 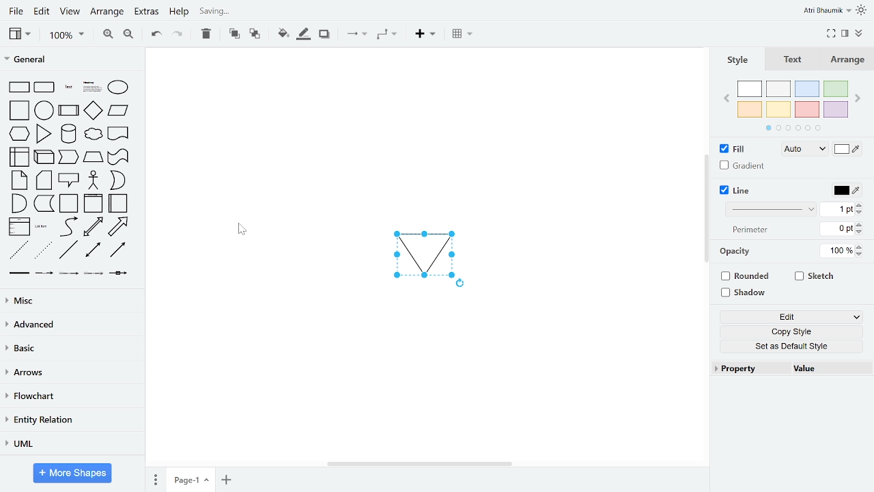 What do you see at coordinates (837, 210) in the screenshot?
I see `current line width` at bounding box center [837, 210].